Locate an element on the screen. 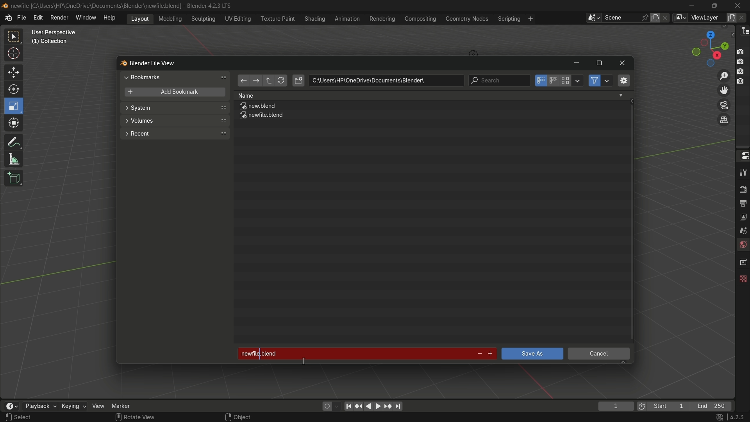 Image resolution: width=750 pixels, height=422 pixels. layout menu is located at coordinates (140, 18).